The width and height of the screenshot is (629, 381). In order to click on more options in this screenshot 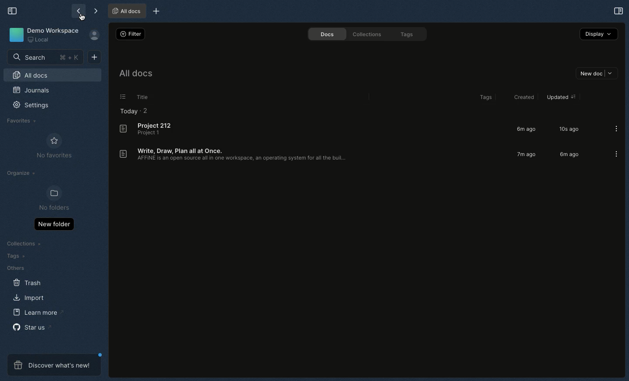, I will do `click(615, 156)`.